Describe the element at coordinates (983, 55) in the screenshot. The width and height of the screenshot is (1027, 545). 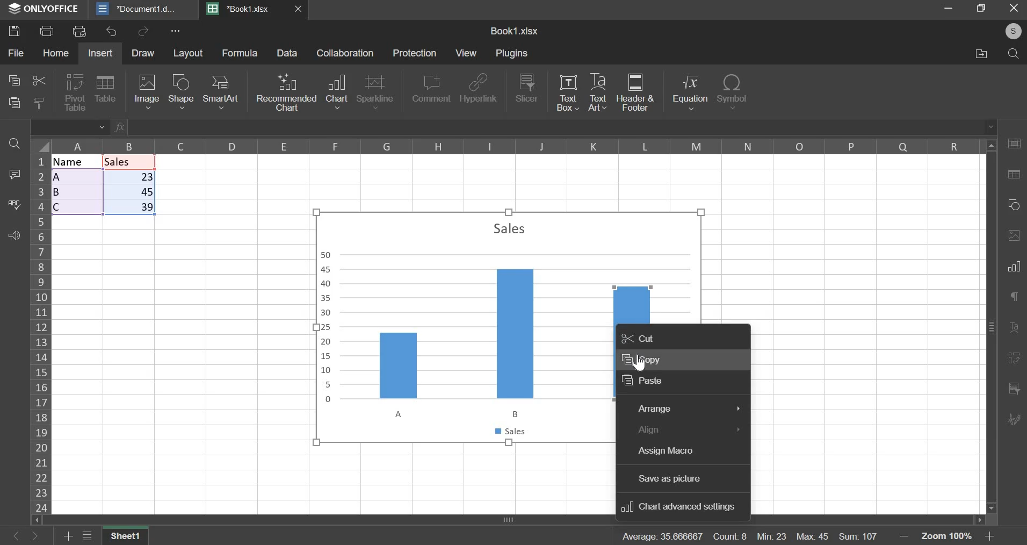
I see `file location` at that location.